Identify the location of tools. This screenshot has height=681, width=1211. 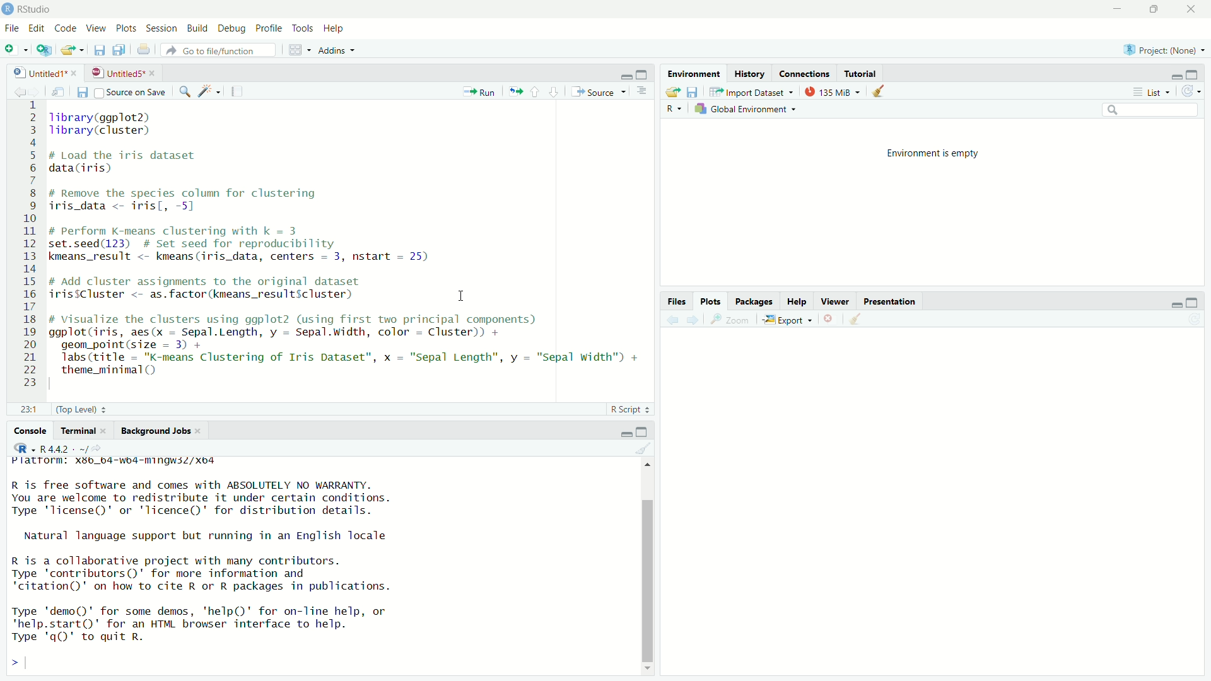
(304, 28).